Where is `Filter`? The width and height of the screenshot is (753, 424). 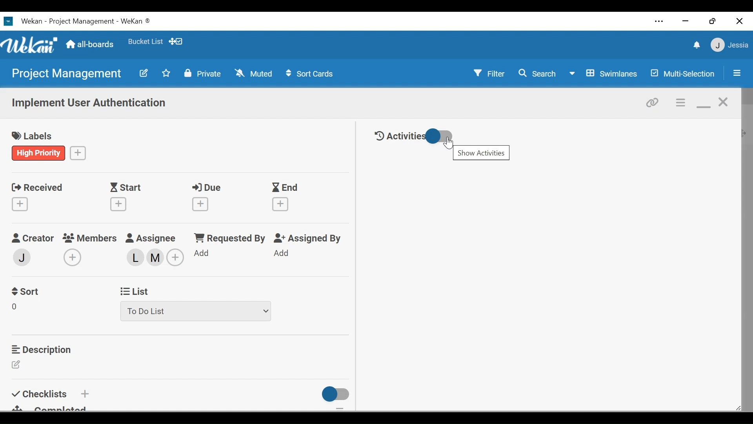
Filter is located at coordinates (490, 73).